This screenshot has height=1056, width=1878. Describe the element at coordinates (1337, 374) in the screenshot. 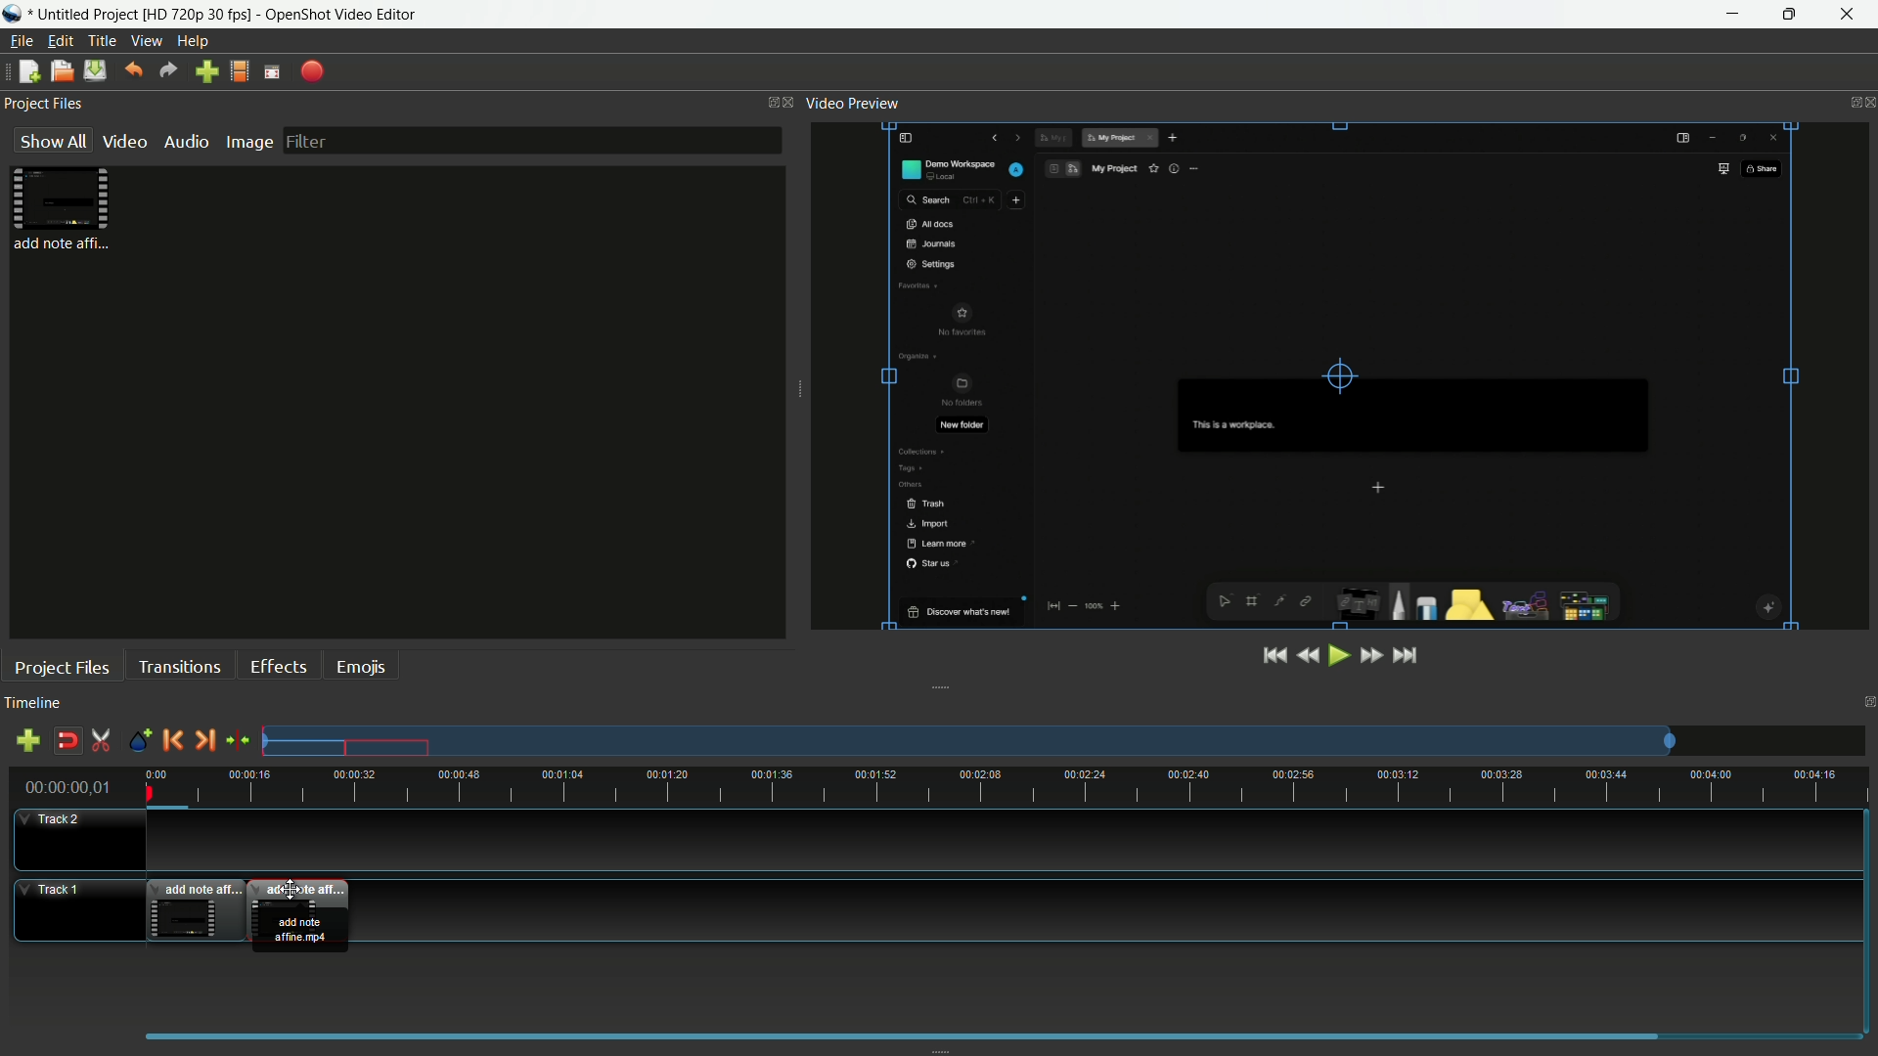

I see `preview video` at that location.